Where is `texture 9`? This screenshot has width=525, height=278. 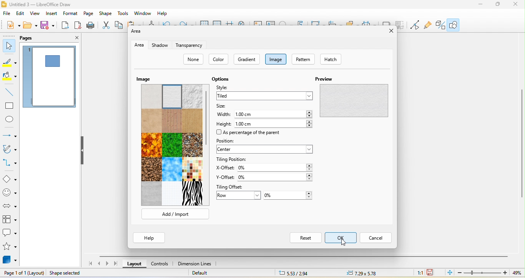
texture 9 is located at coordinates (193, 144).